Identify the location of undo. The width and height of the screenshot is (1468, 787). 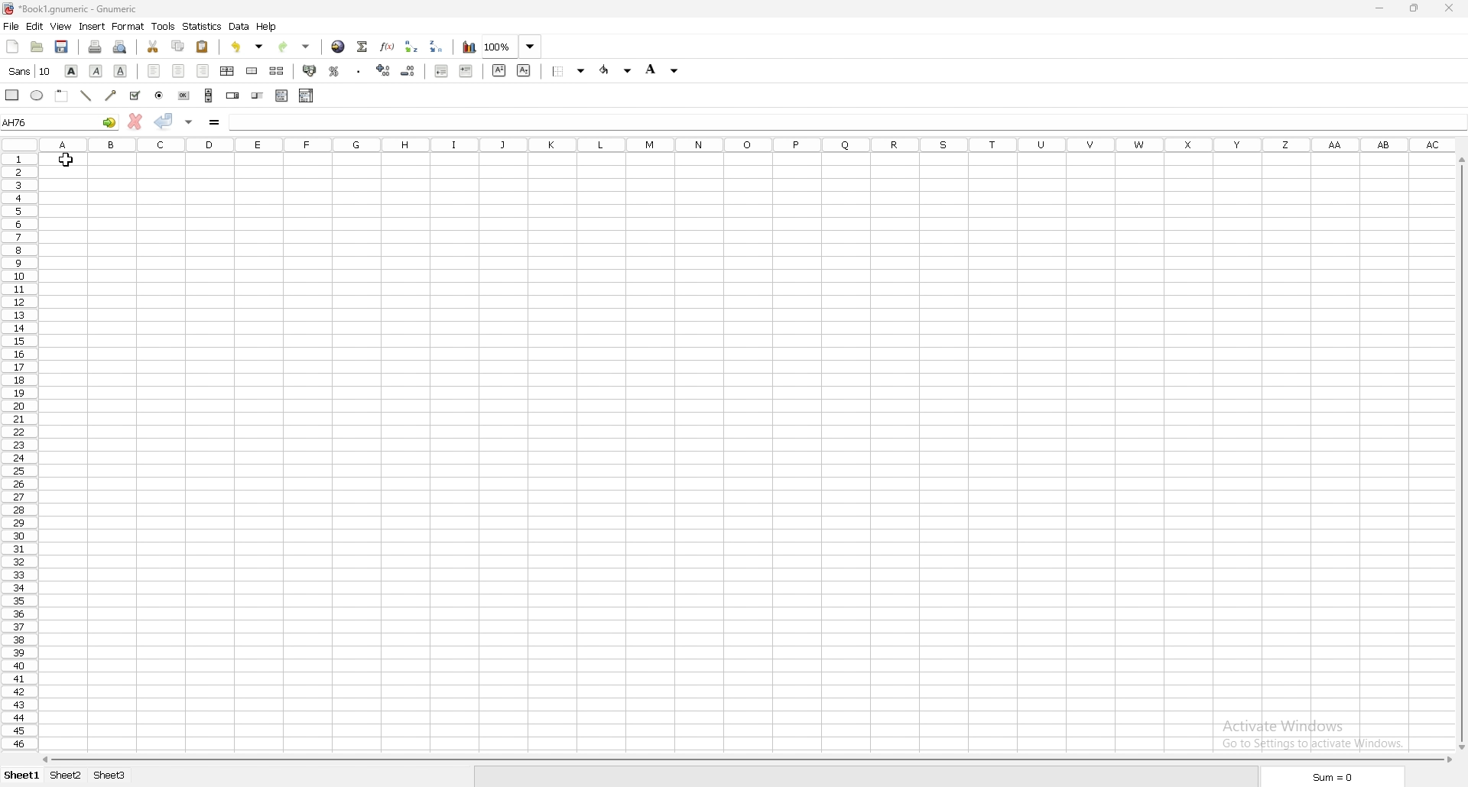
(247, 47).